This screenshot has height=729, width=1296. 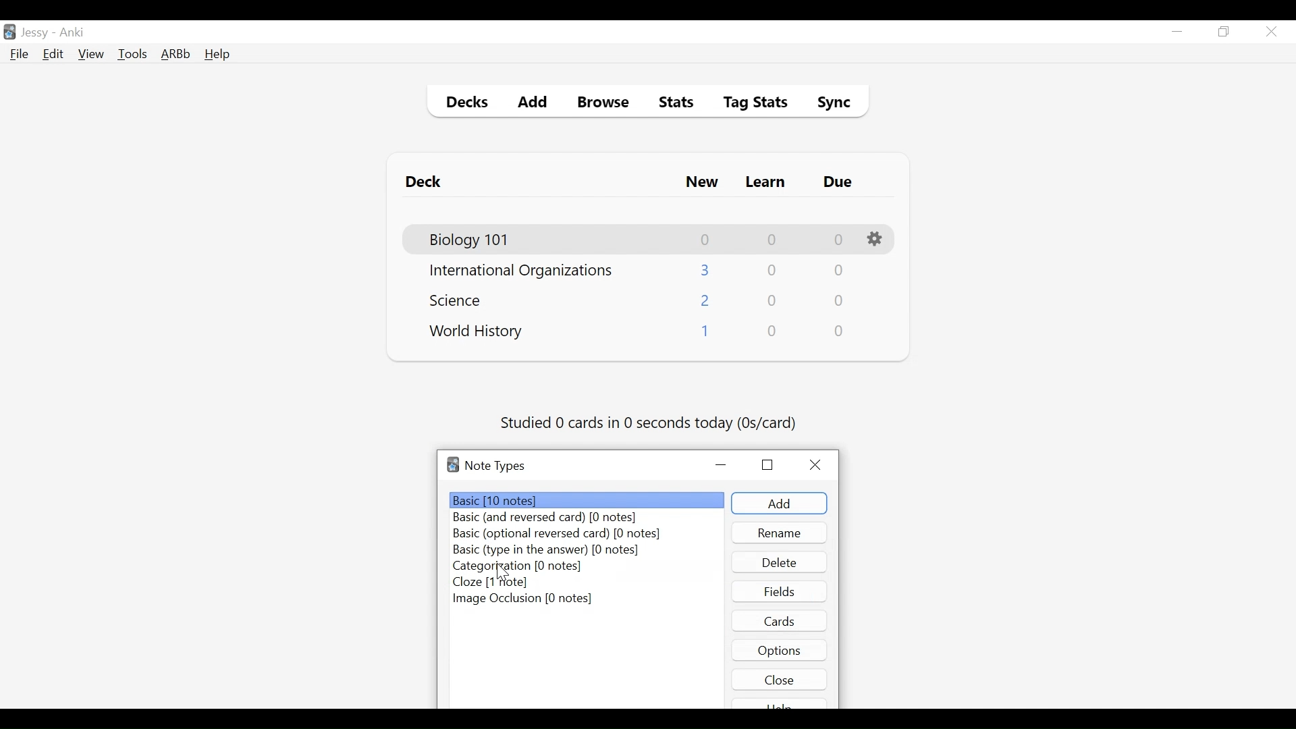 What do you see at coordinates (1271, 32) in the screenshot?
I see `Close` at bounding box center [1271, 32].